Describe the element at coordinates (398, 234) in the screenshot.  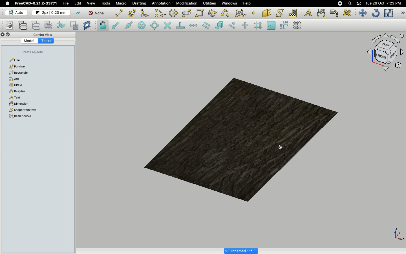
I see `Axis` at that location.